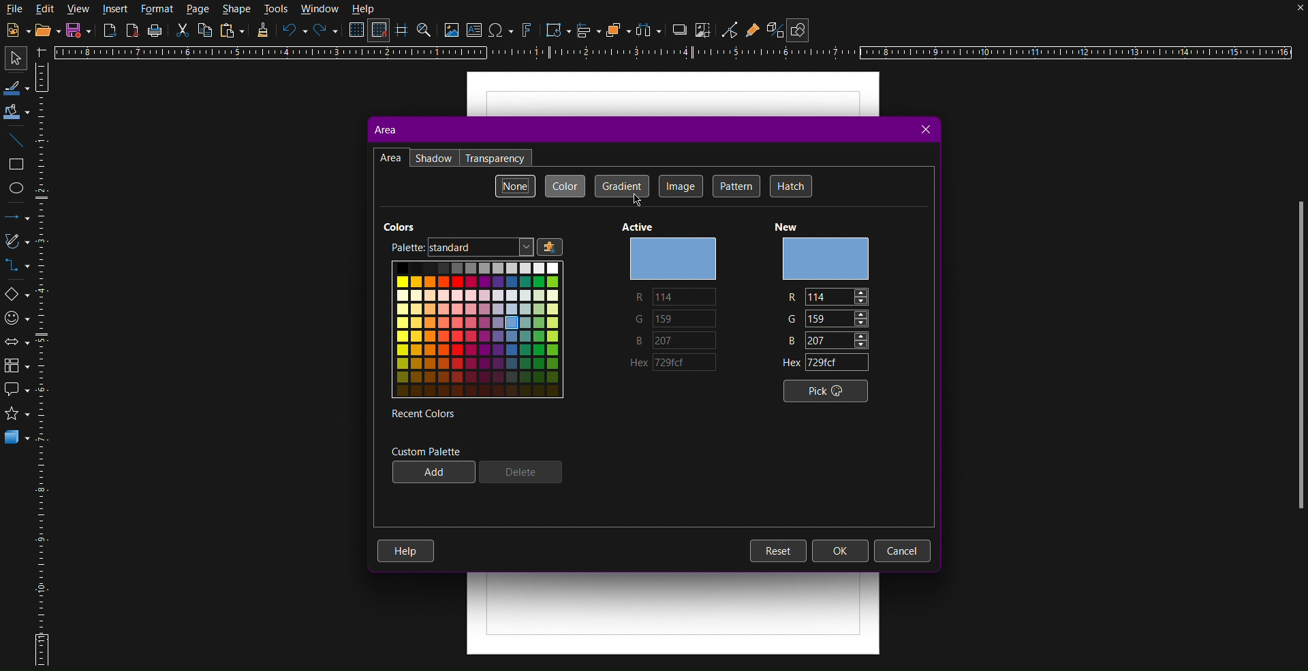 This screenshot has width=1308, height=671. I want to click on Active Hex, so click(679, 365).